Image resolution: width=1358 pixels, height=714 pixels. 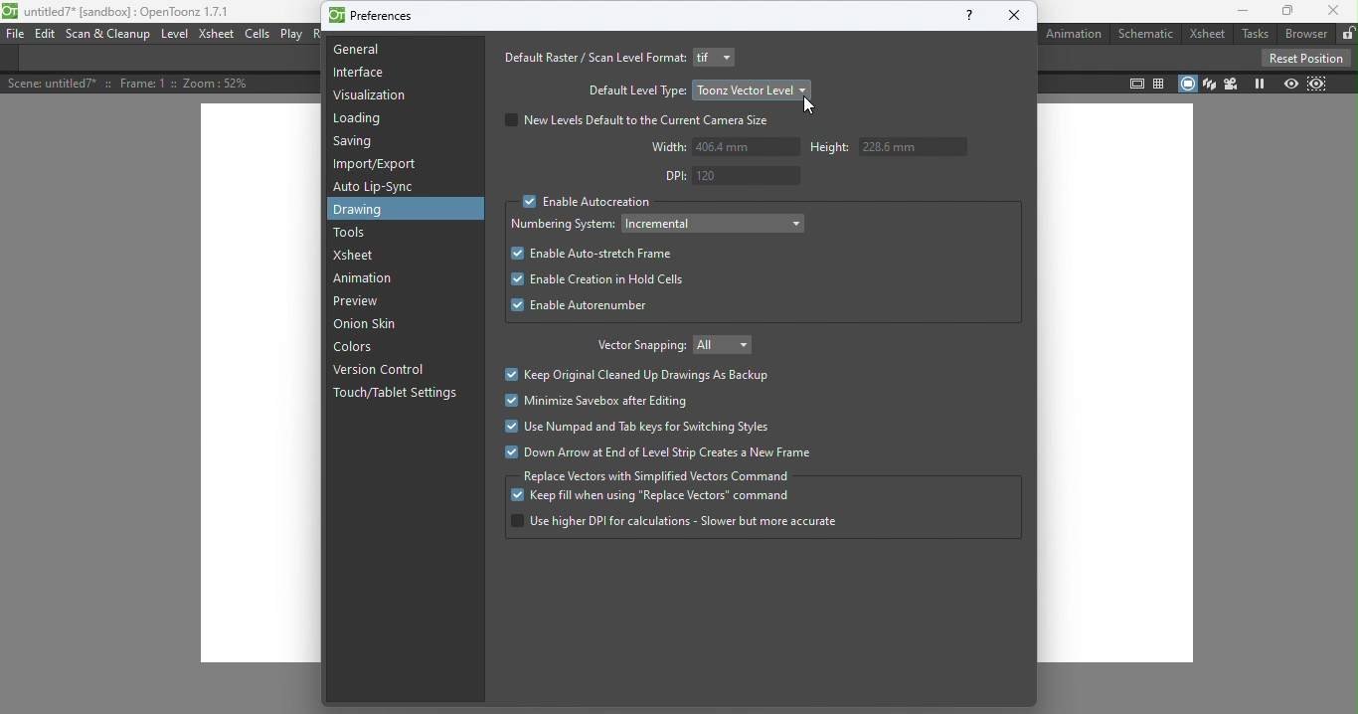 I want to click on Freeze, so click(x=1259, y=85).